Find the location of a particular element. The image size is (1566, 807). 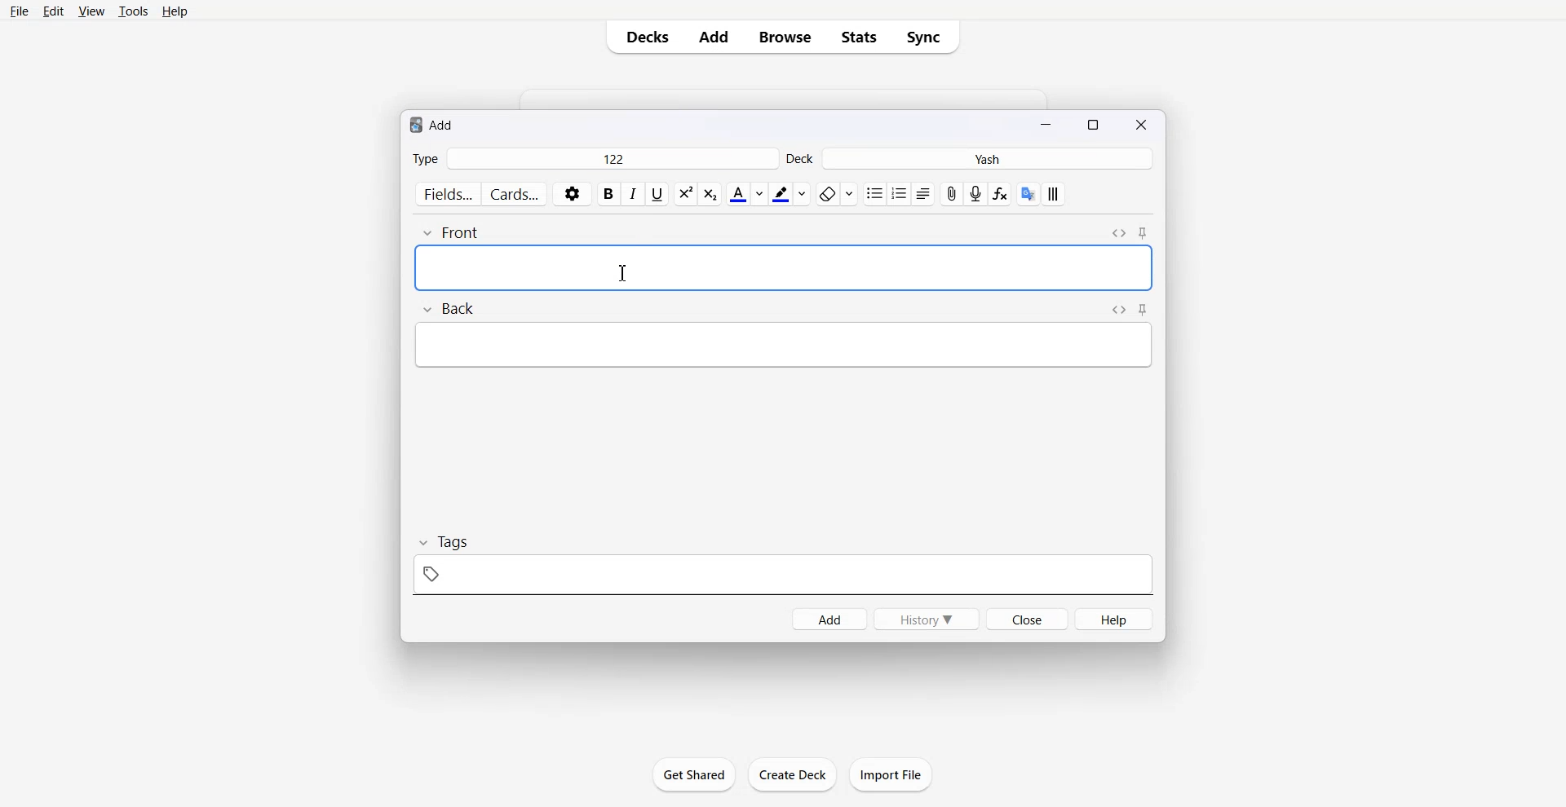

Attach File is located at coordinates (952, 193).